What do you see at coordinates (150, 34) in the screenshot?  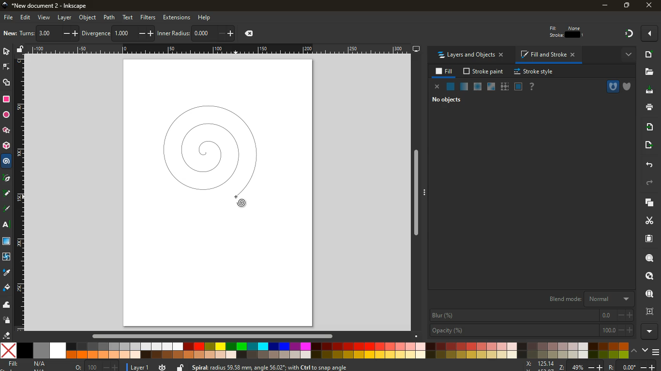 I see `middle` at bounding box center [150, 34].